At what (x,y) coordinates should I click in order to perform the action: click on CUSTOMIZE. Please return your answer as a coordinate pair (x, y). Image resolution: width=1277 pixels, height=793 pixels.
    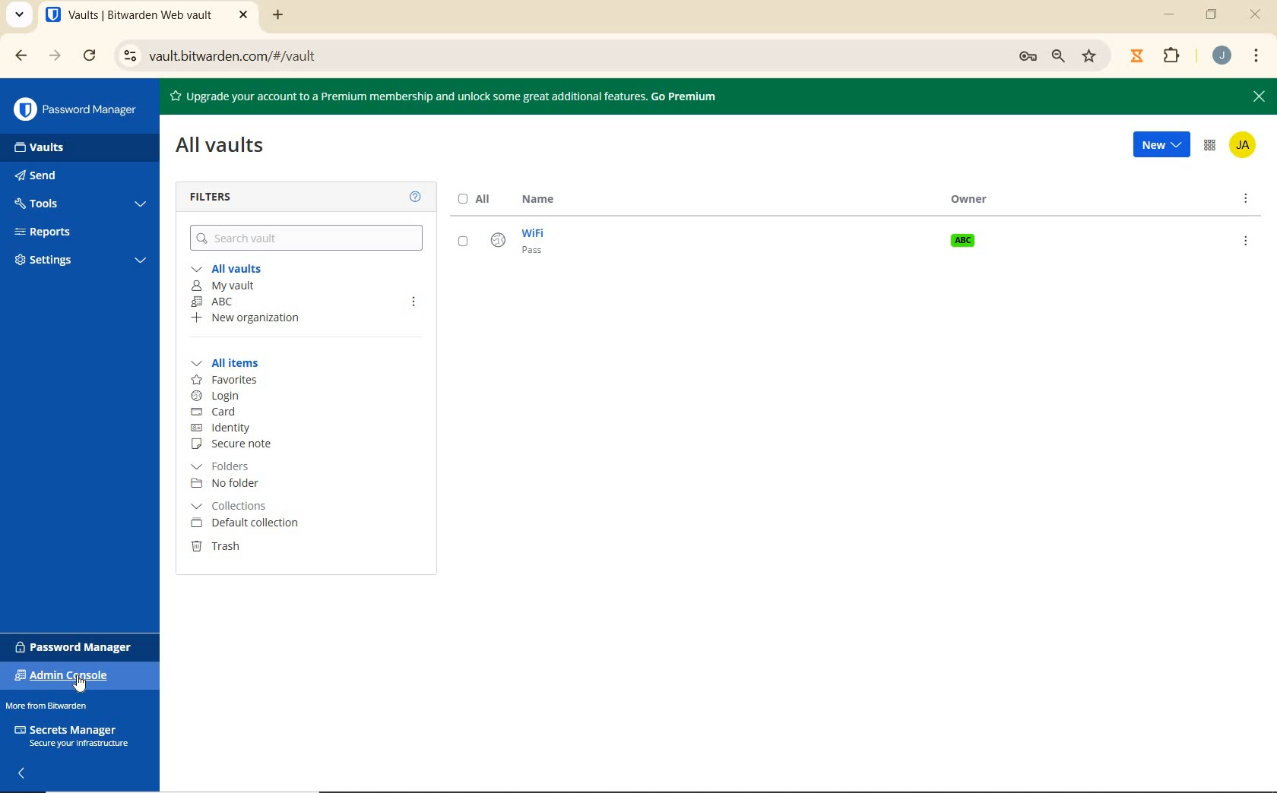
    Looking at the image, I should click on (1257, 55).